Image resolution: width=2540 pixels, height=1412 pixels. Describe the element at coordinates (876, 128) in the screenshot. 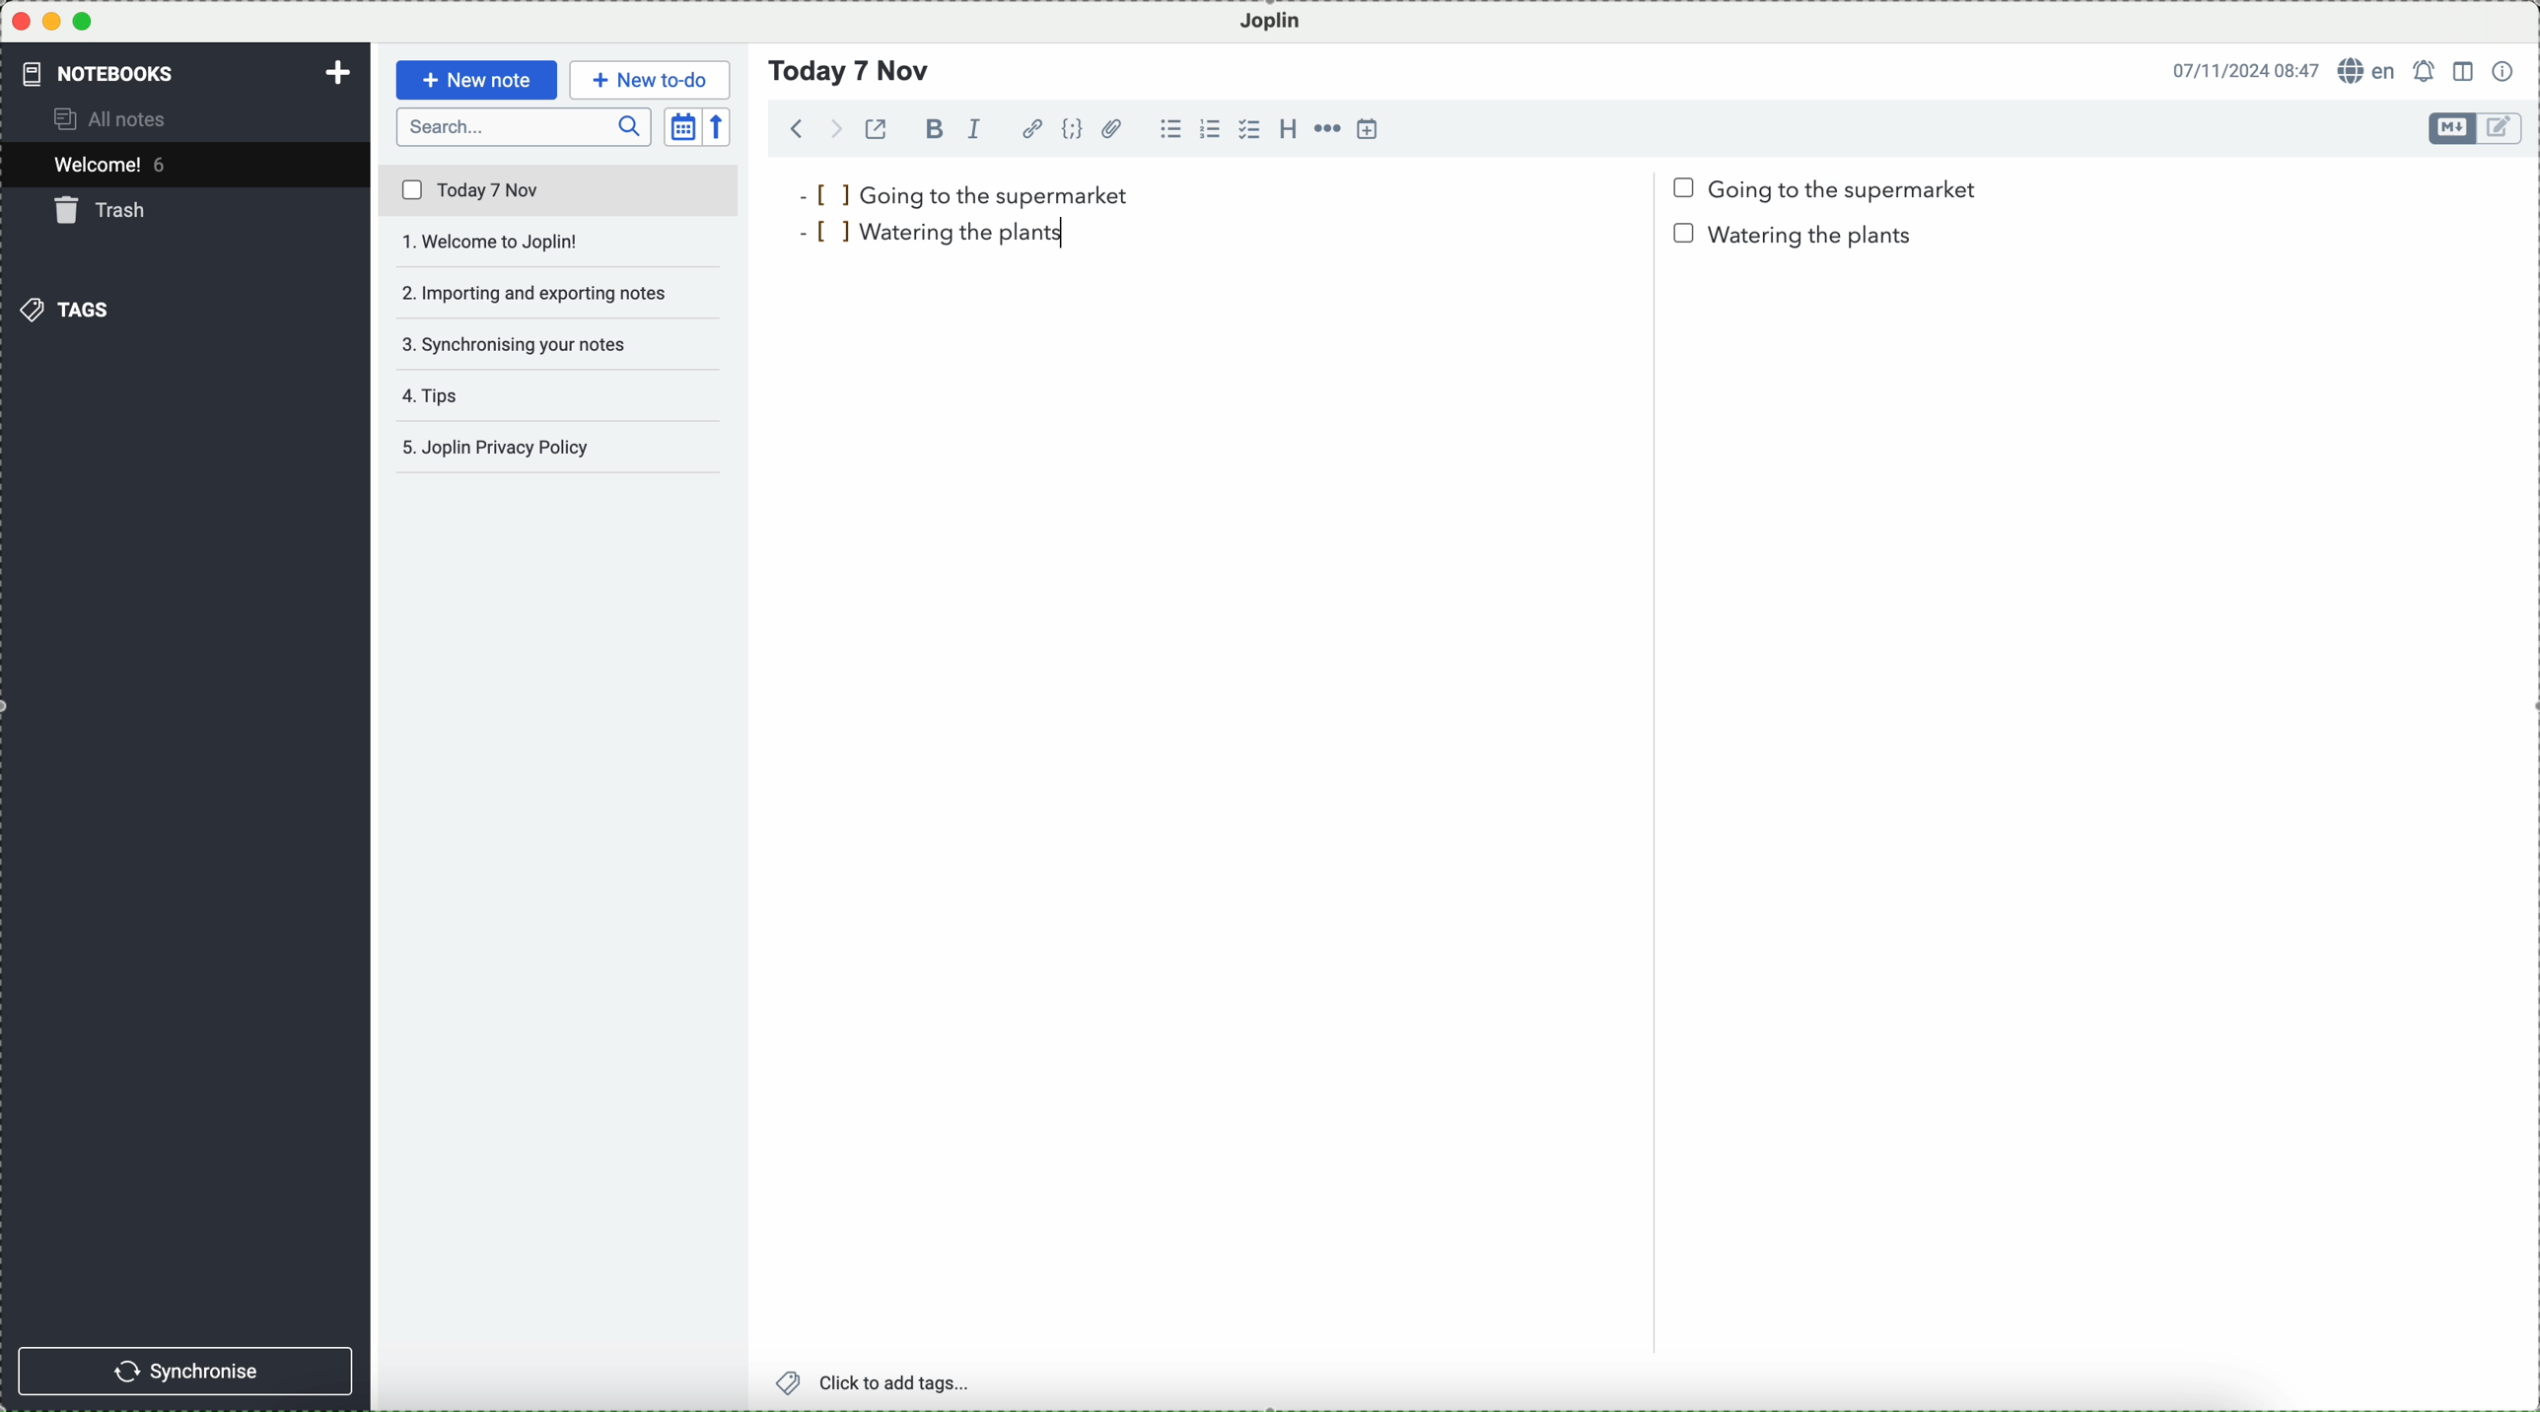

I see `toggle external editing` at that location.